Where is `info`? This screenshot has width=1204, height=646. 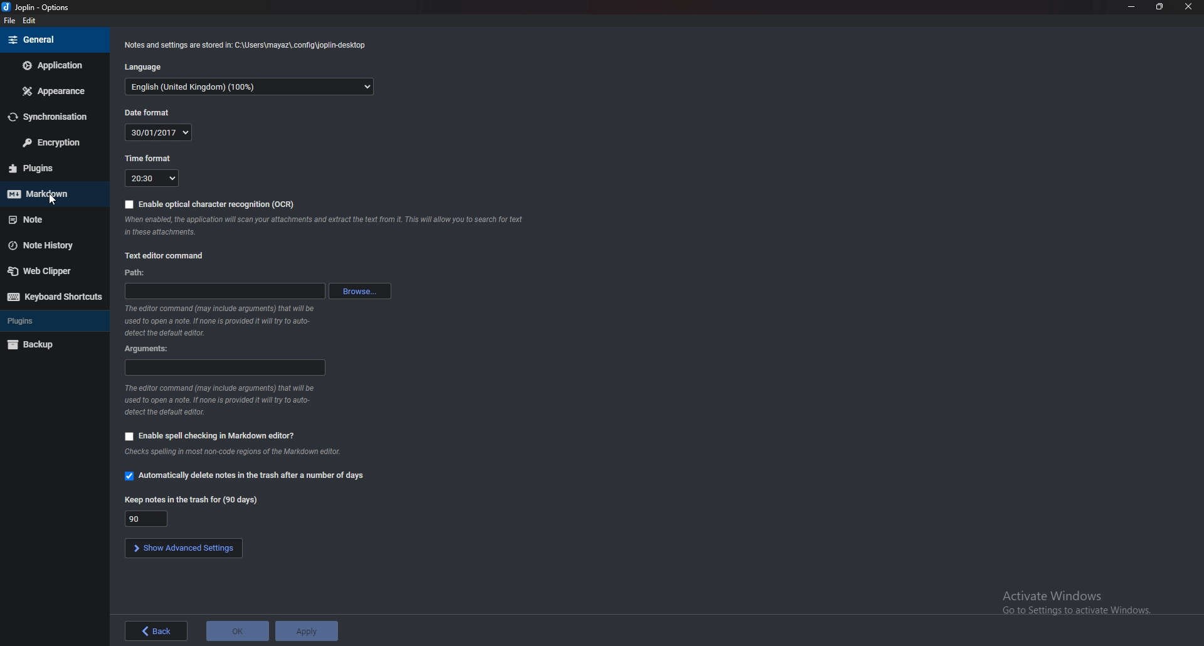
info is located at coordinates (237, 453).